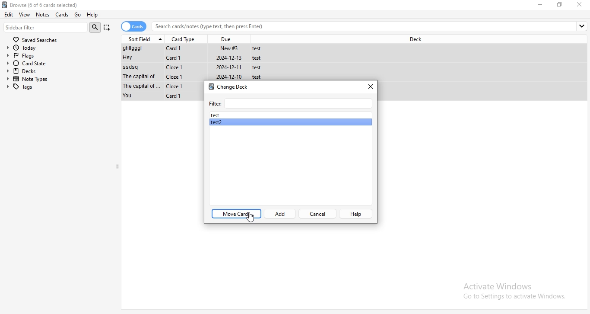 The height and width of the screenshot is (314, 590). Describe the element at coordinates (185, 38) in the screenshot. I see `card type` at that location.